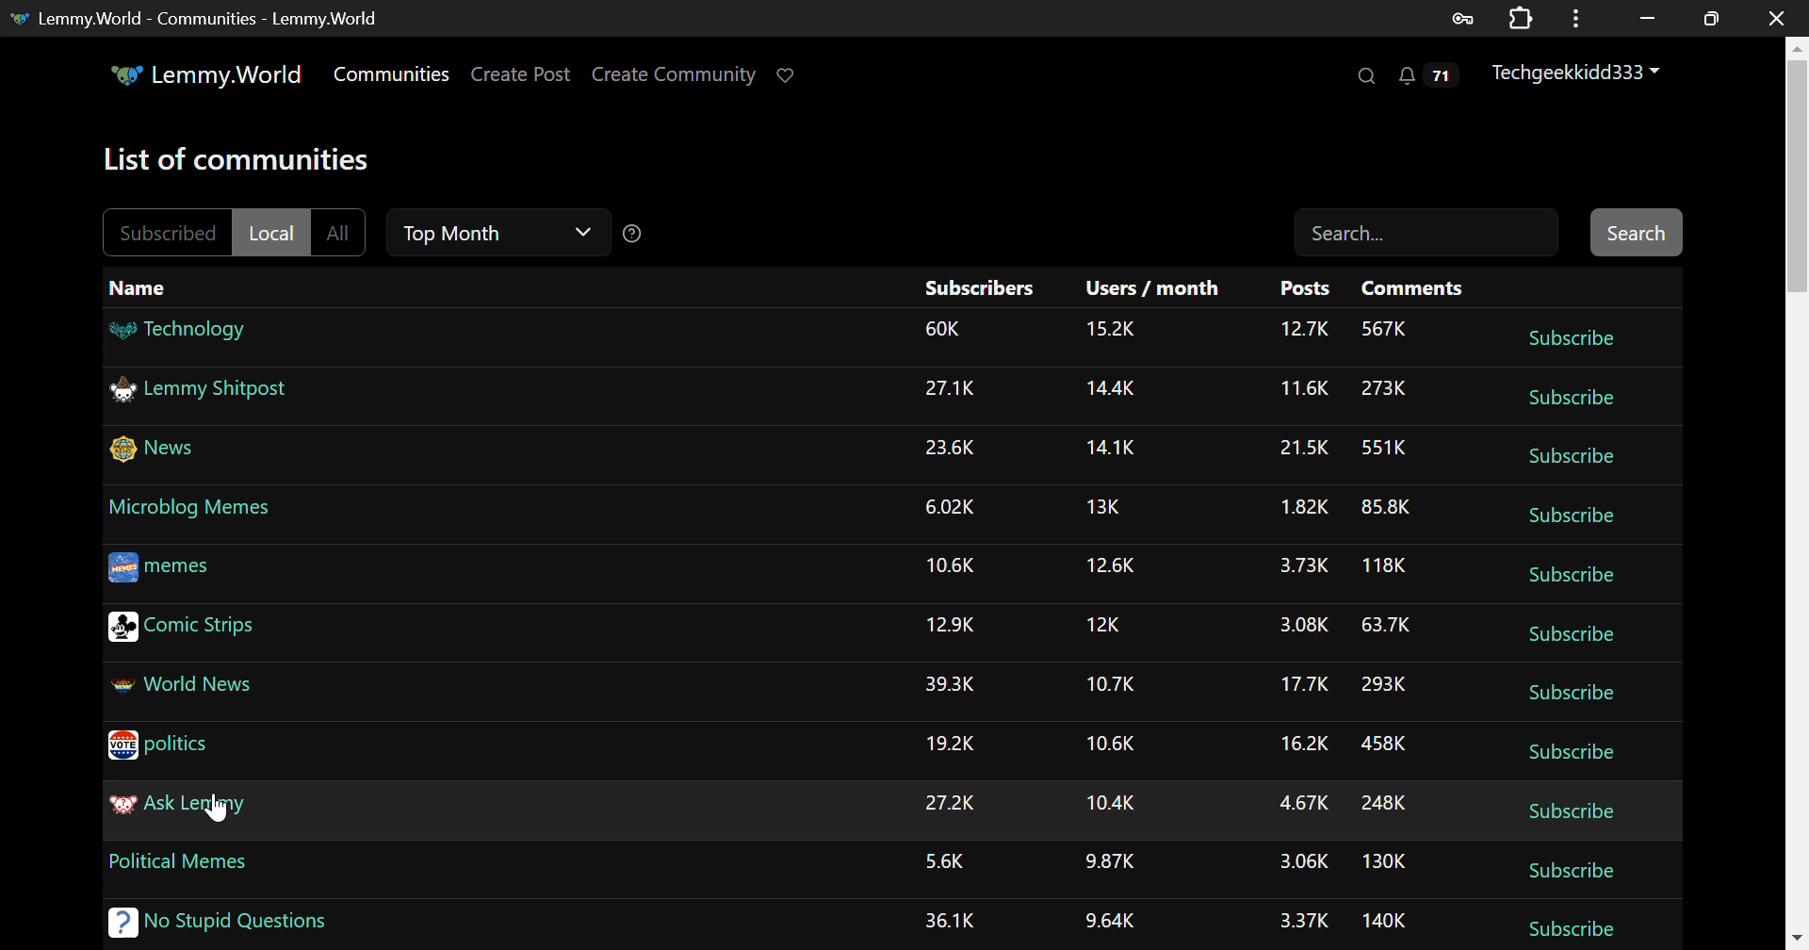  What do you see at coordinates (1571, 575) in the screenshot?
I see `Subscribe` at bounding box center [1571, 575].